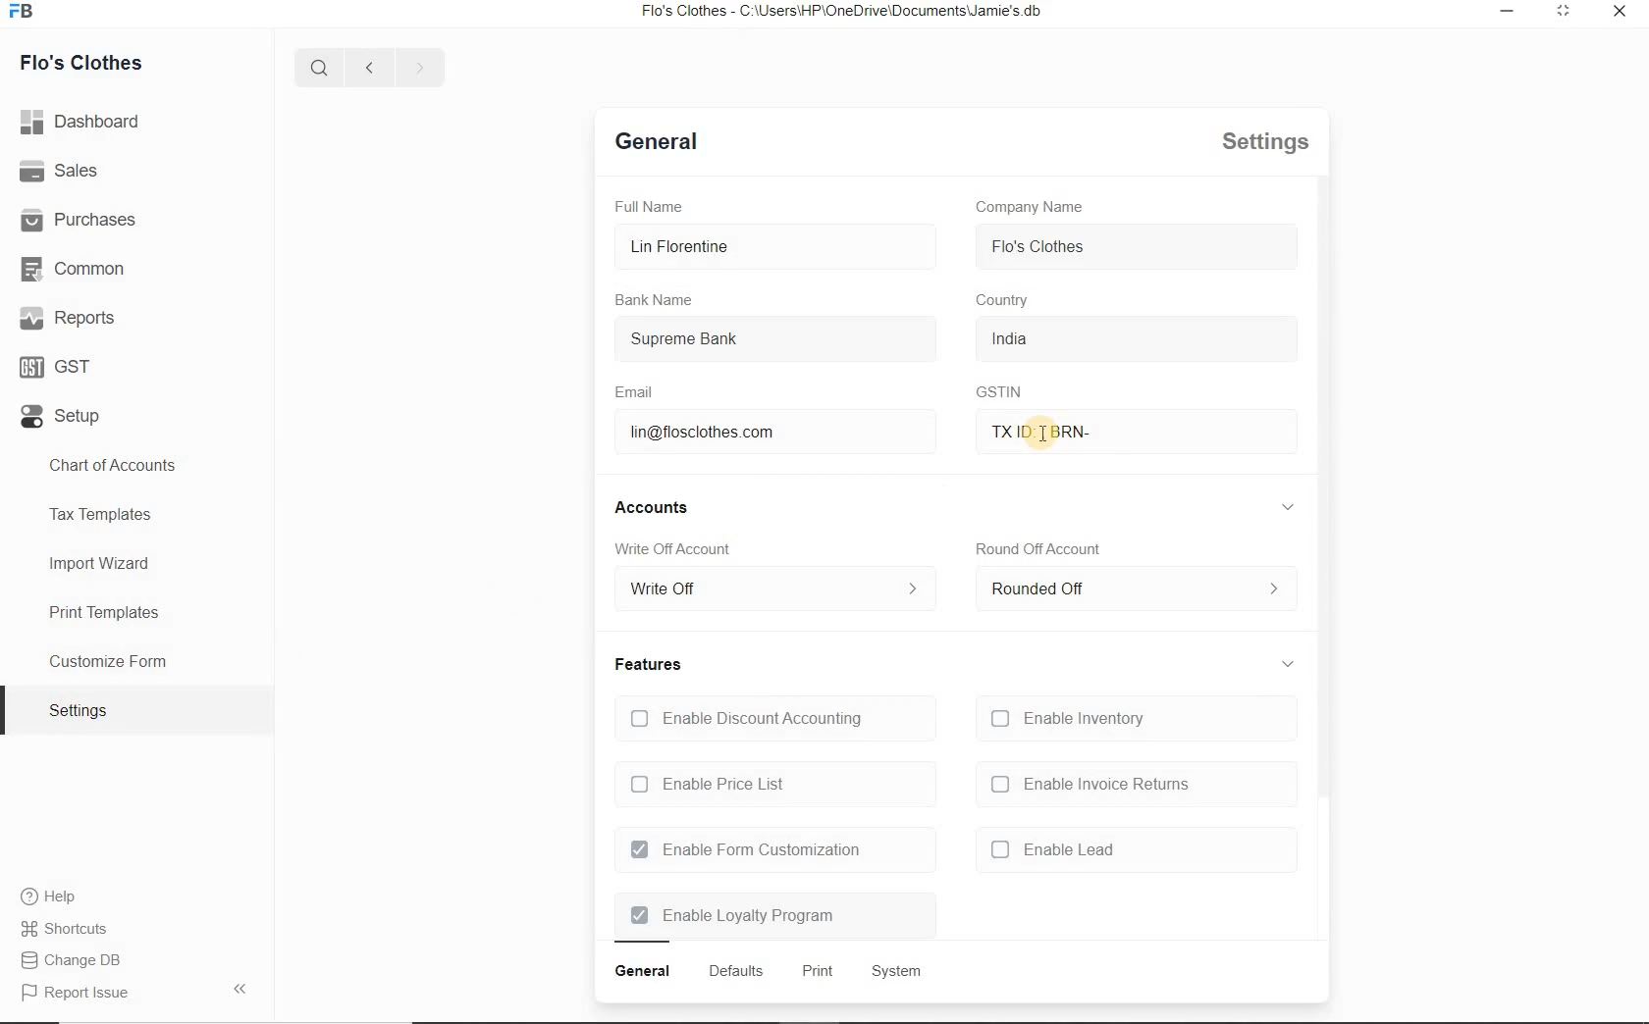  What do you see at coordinates (82, 122) in the screenshot?
I see `dashboard` at bounding box center [82, 122].